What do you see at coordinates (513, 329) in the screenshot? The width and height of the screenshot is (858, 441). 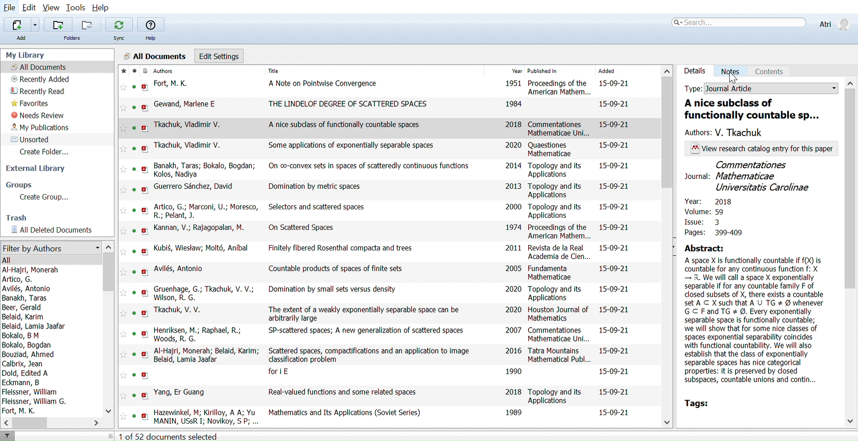 I see `2007` at bounding box center [513, 329].